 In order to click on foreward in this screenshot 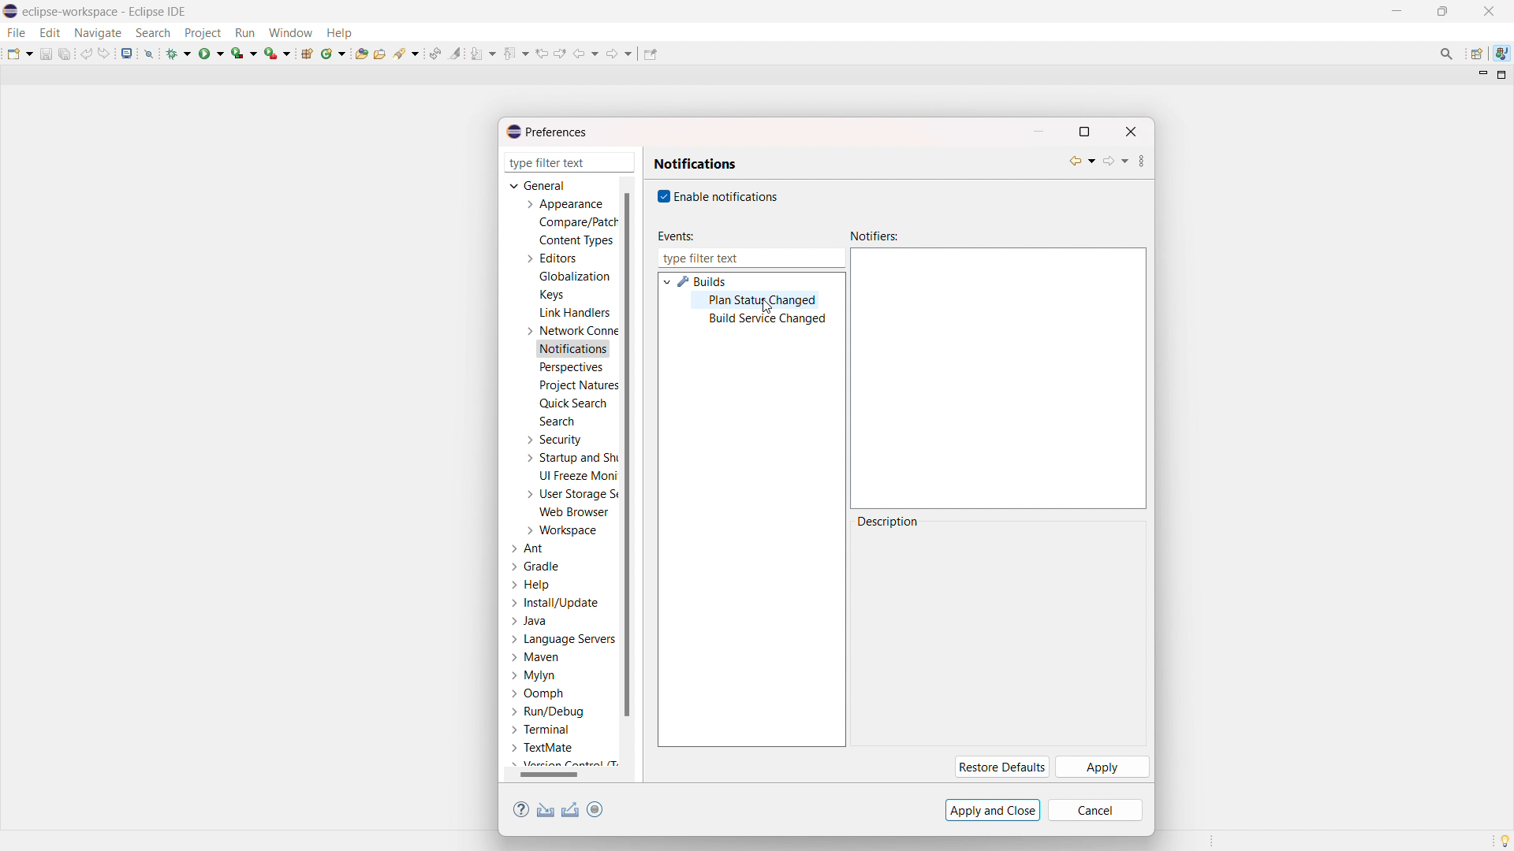, I will do `click(620, 53)`.